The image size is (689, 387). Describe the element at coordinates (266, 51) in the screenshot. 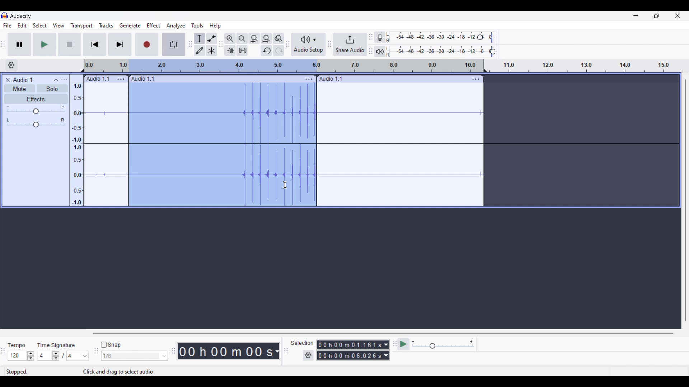

I see `Undo` at that location.